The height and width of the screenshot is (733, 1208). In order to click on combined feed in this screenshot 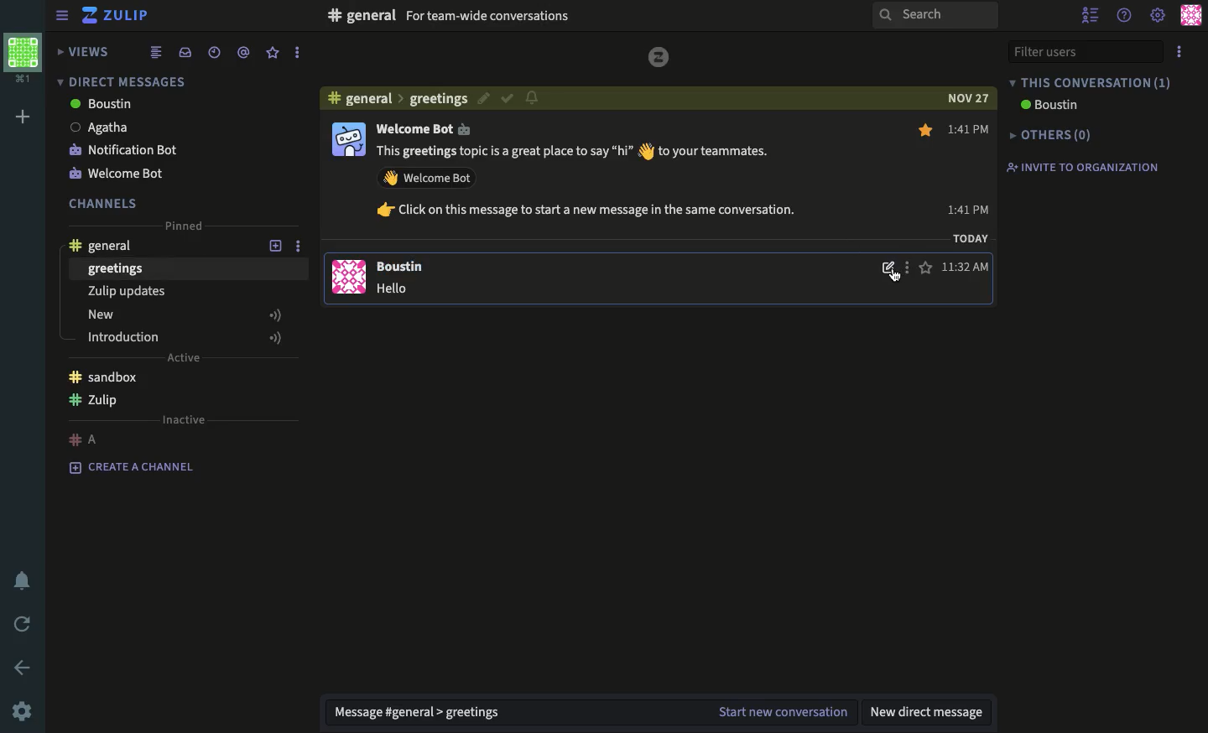, I will do `click(156, 53)`.